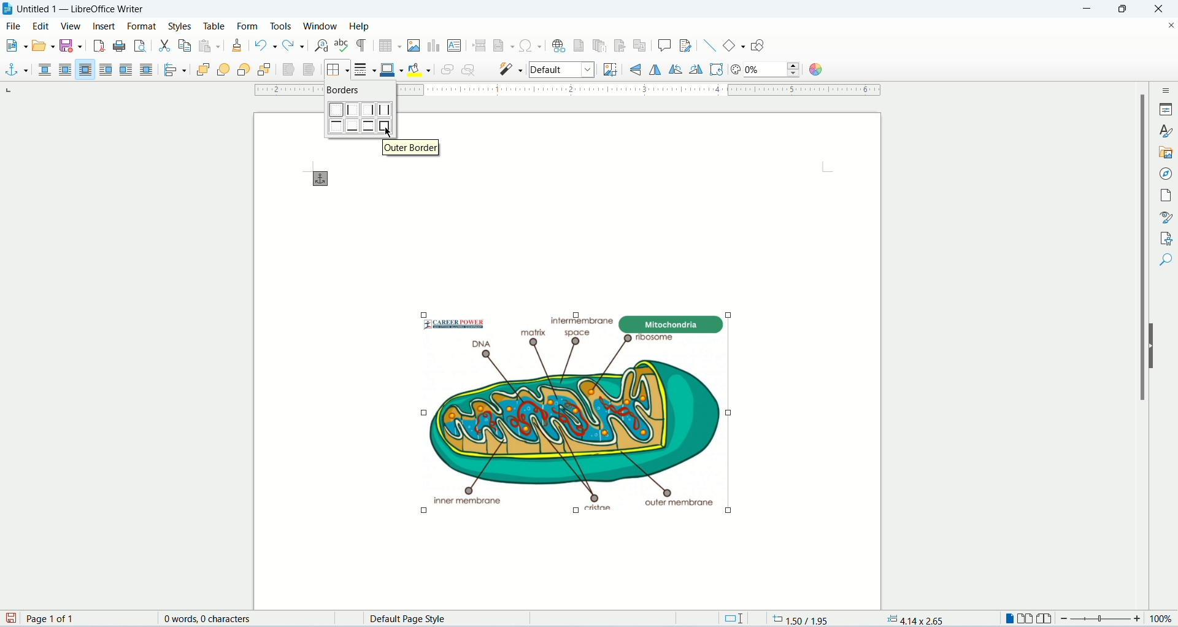  Describe the element at coordinates (1166, 197) in the screenshot. I see `pages` at that location.